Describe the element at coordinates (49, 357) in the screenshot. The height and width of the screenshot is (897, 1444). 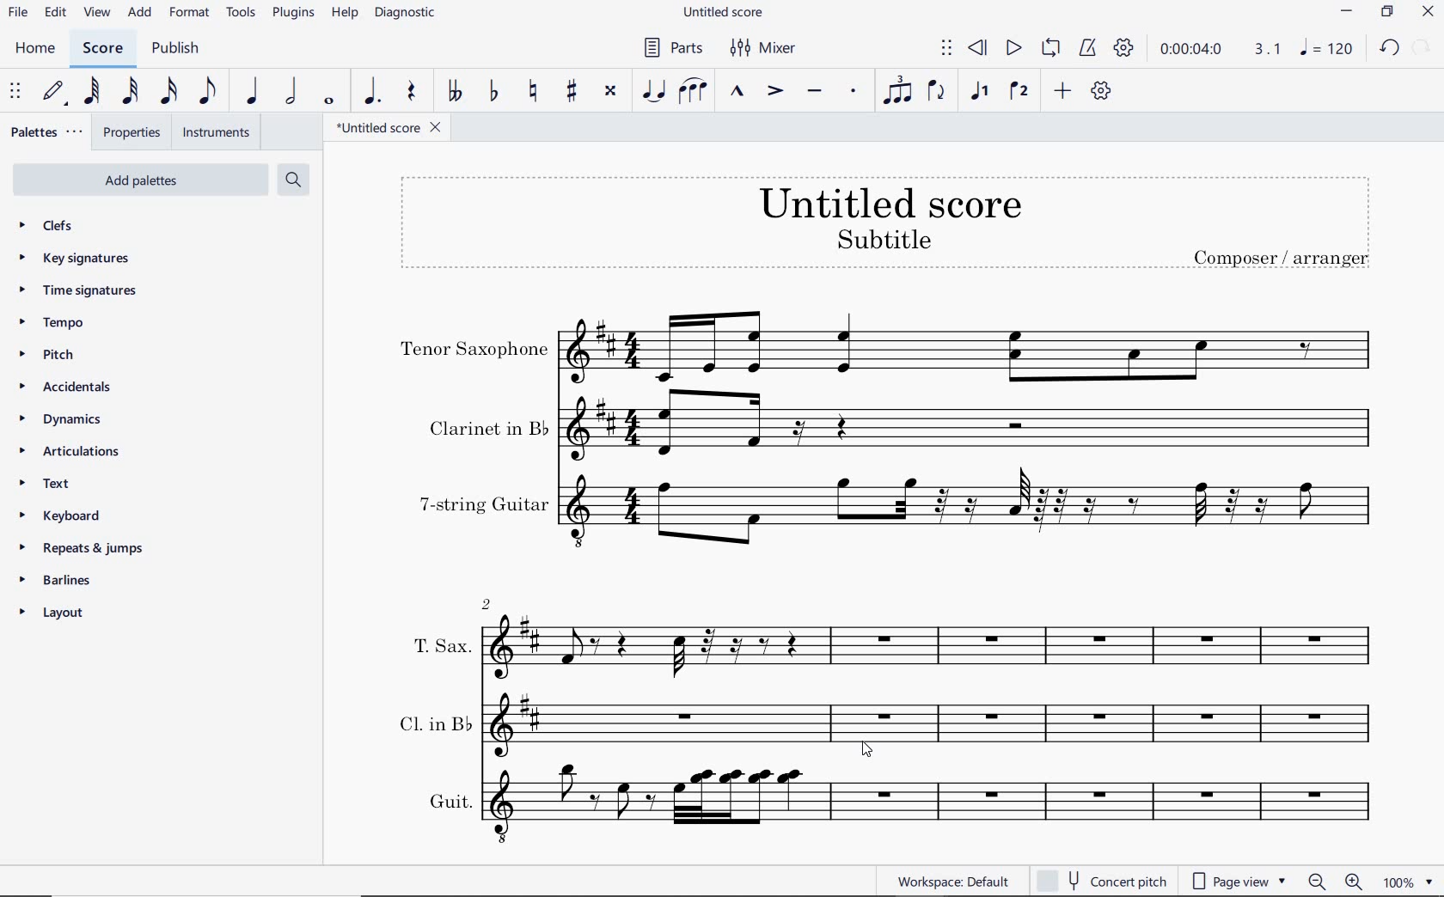
I see `pitch` at that location.